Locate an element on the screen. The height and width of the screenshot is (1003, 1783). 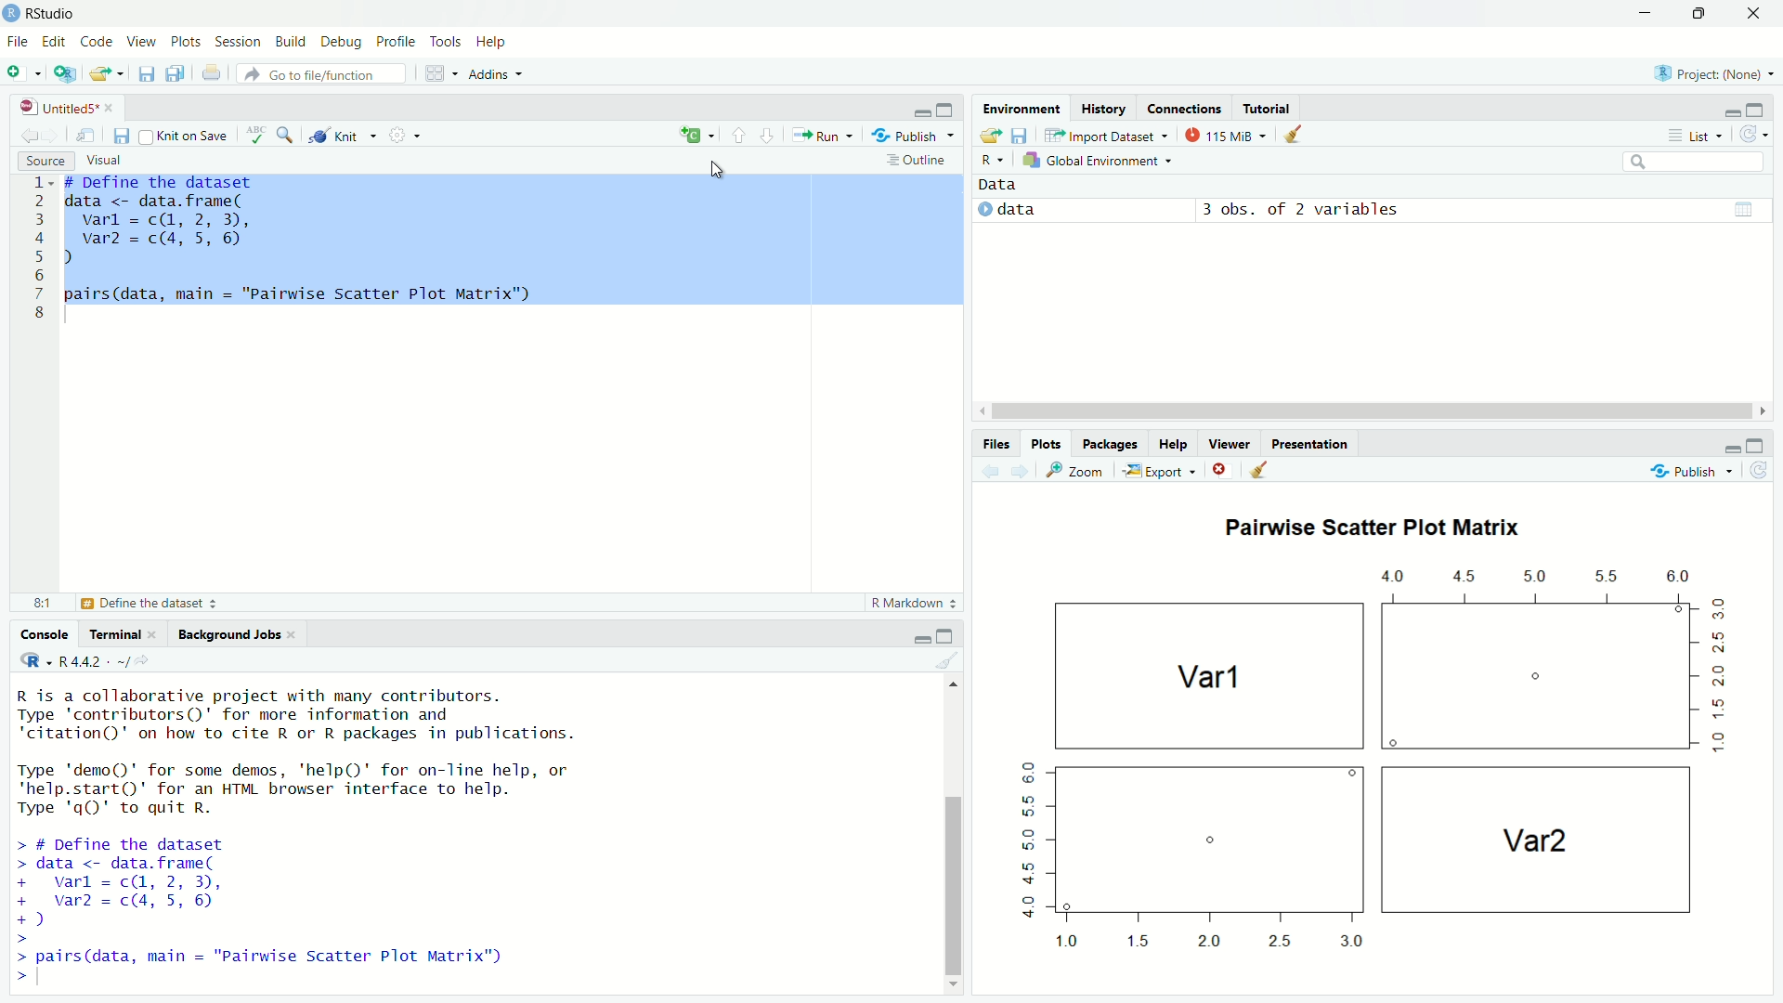
Maximize is located at coordinates (1756, 111).